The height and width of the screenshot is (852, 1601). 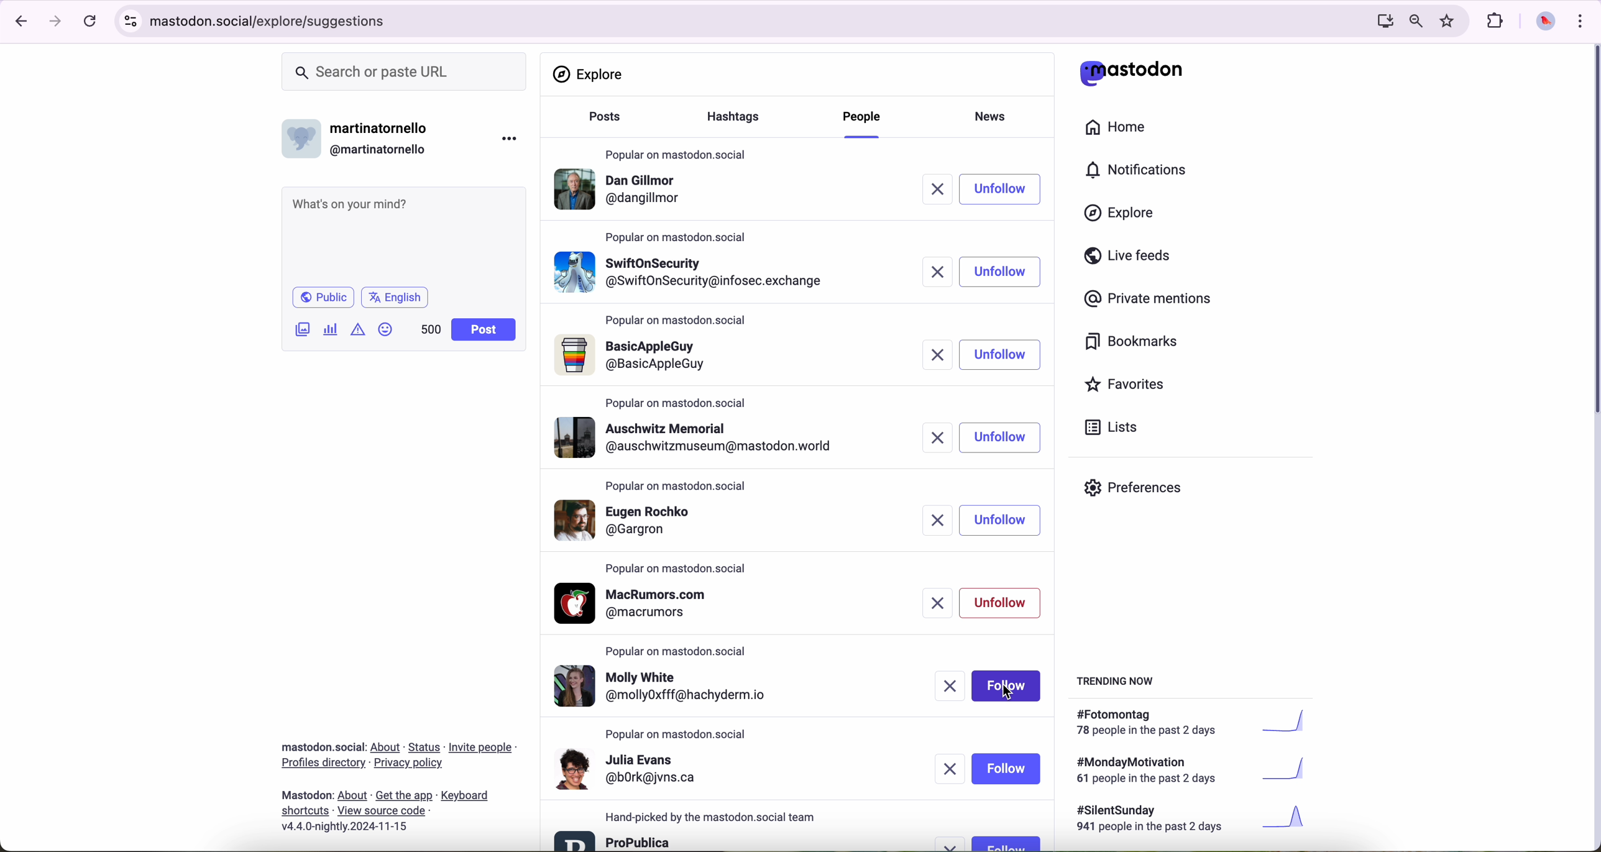 What do you see at coordinates (1142, 171) in the screenshot?
I see `notifications` at bounding box center [1142, 171].